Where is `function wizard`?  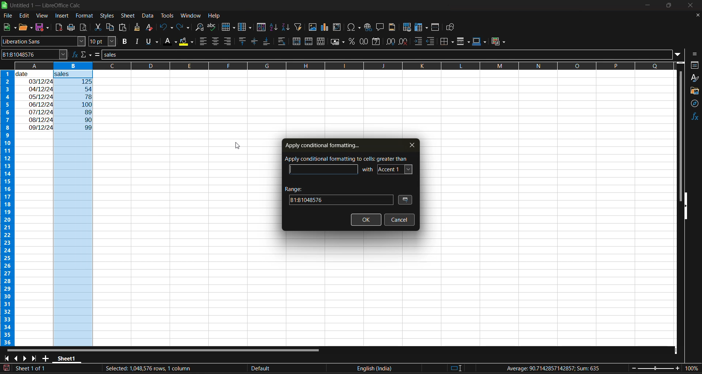 function wizard is located at coordinates (73, 54).